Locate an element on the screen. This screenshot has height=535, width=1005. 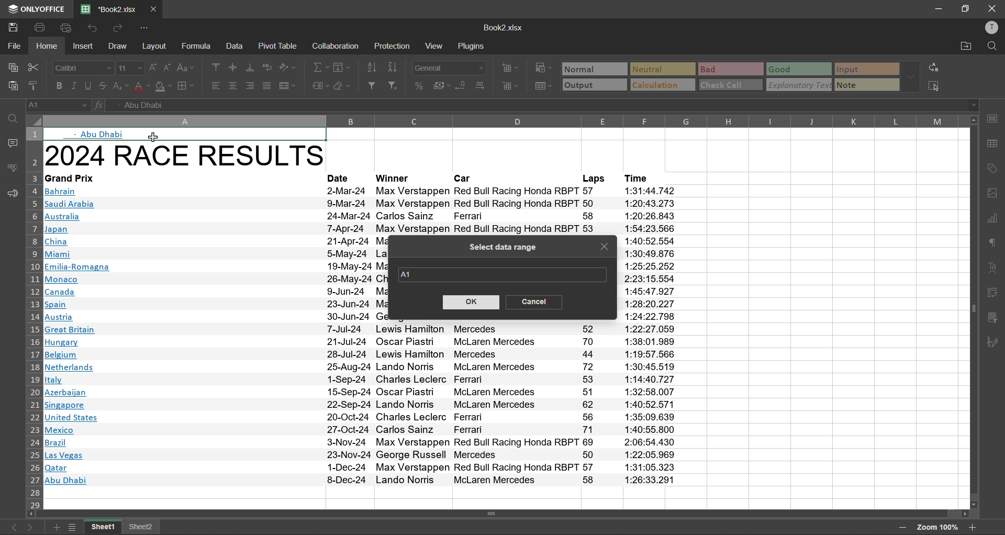
file is located at coordinates (14, 47).